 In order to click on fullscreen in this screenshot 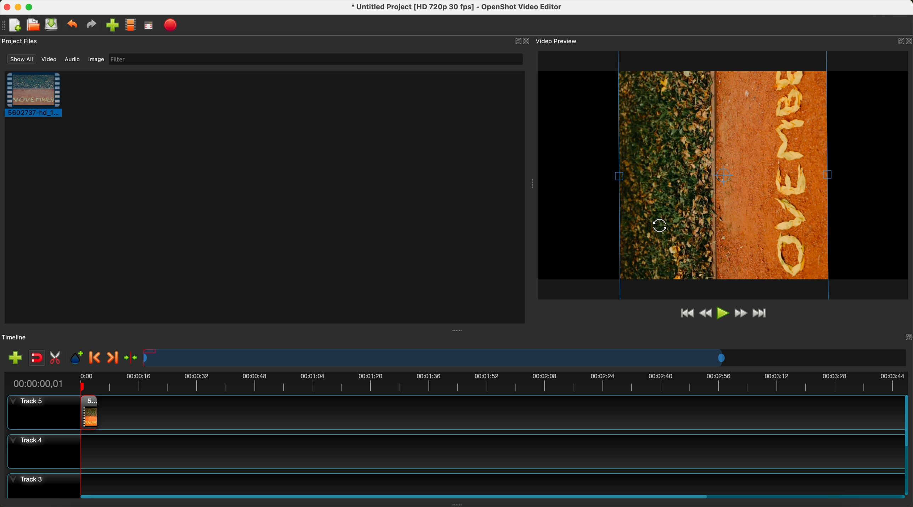, I will do `click(148, 26)`.